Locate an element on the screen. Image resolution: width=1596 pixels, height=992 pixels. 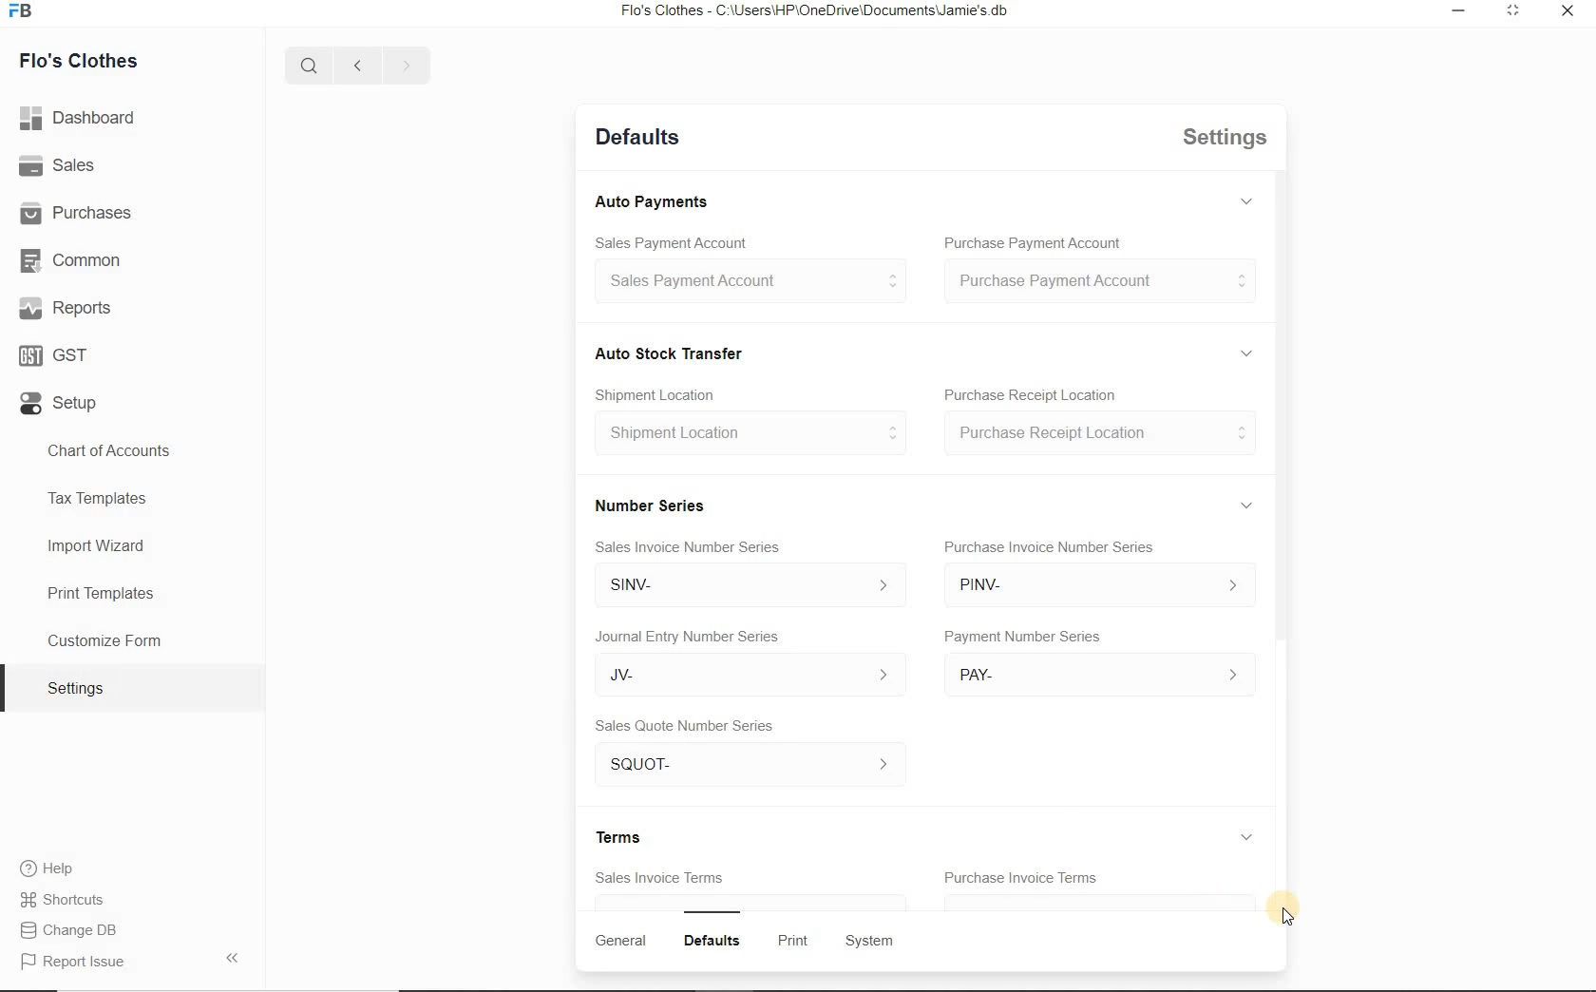
Purchase Receipt Location is located at coordinates (1032, 396).